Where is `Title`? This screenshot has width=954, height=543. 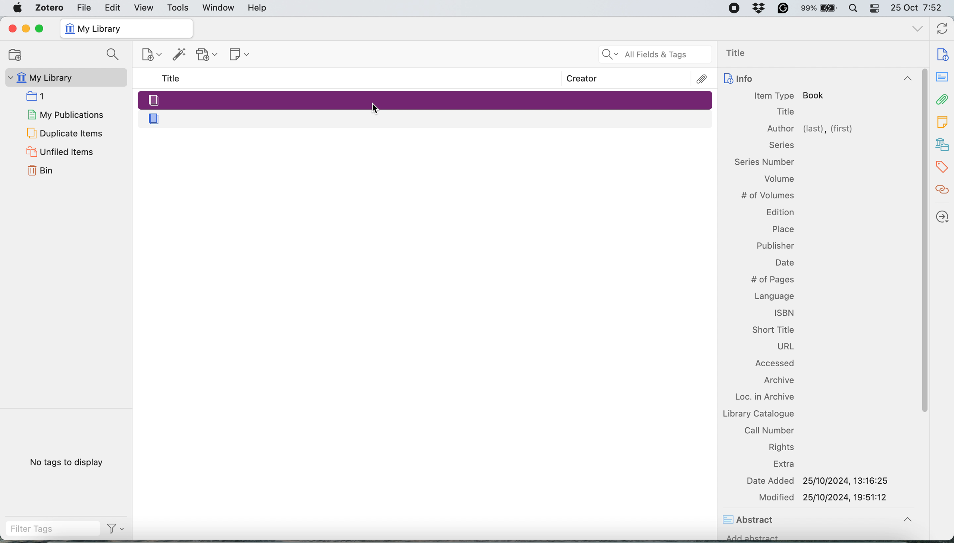 Title is located at coordinates (172, 79).